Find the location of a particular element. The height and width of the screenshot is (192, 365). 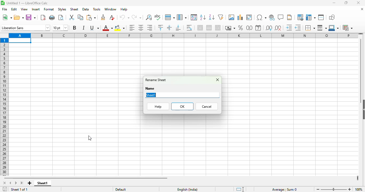

scroll to last sheet is located at coordinates (22, 183).